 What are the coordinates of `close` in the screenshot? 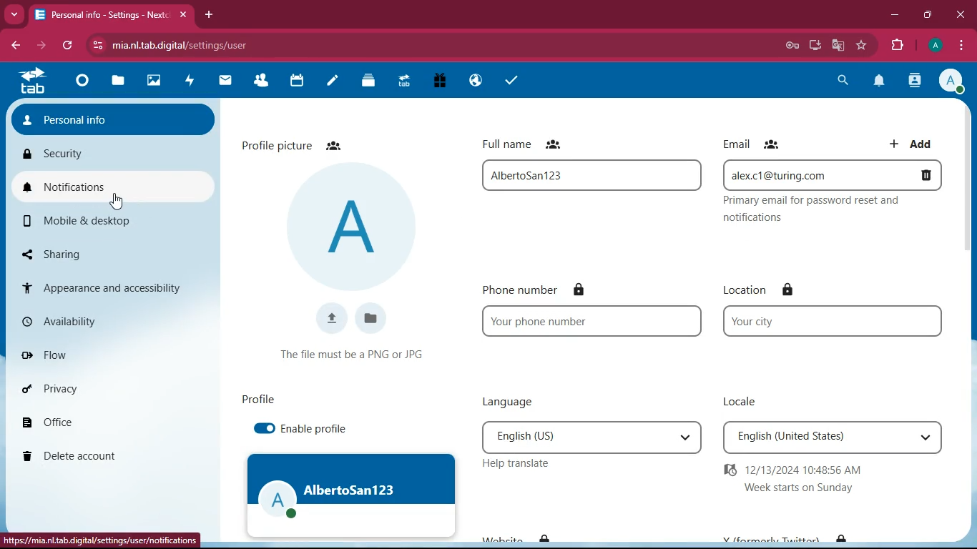 It's located at (960, 16).